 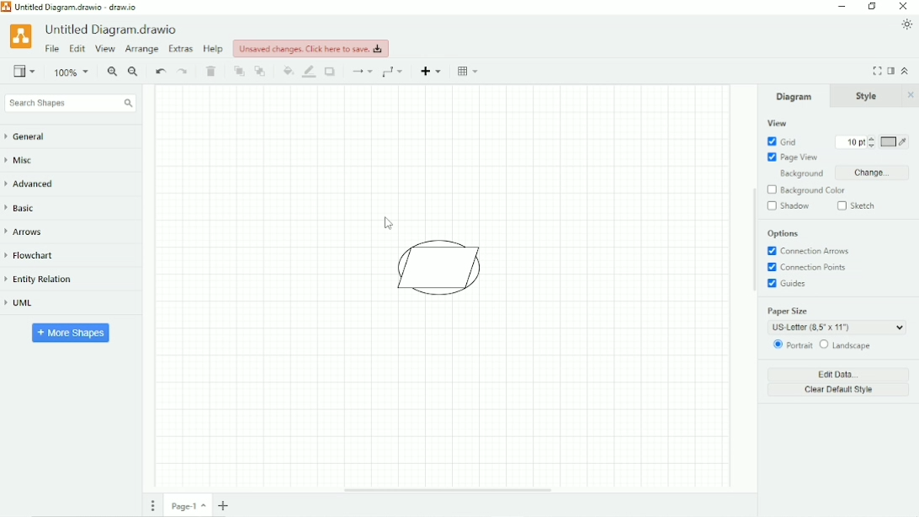 What do you see at coordinates (904, 7) in the screenshot?
I see `Close` at bounding box center [904, 7].